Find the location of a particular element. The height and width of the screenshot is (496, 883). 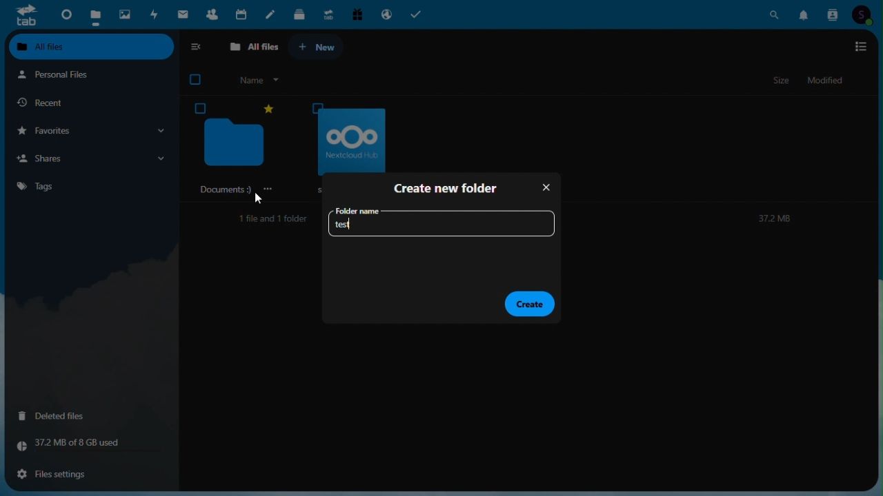

Create is located at coordinates (531, 304).